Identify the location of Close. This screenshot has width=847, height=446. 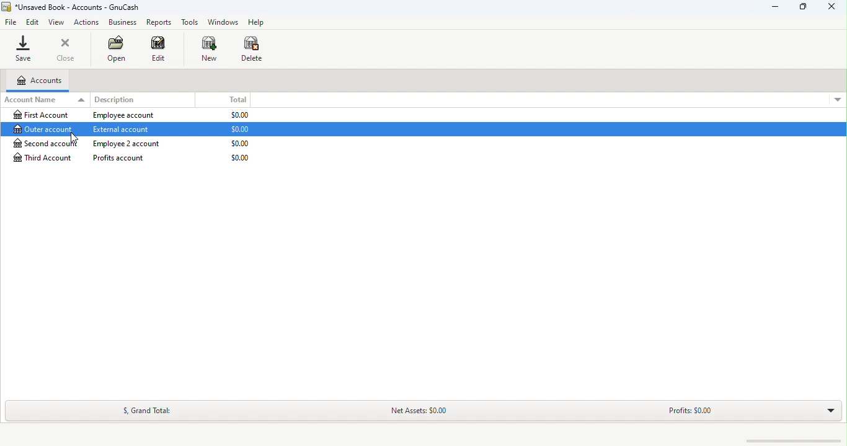
(65, 48).